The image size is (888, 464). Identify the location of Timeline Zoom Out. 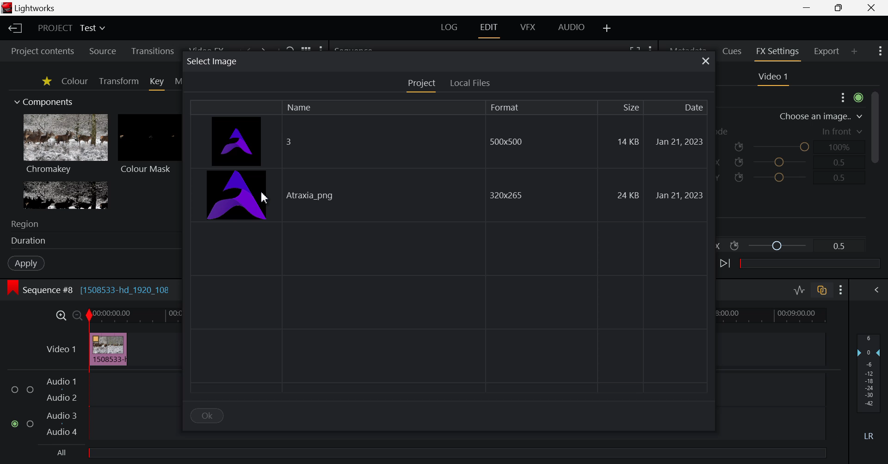
(75, 316).